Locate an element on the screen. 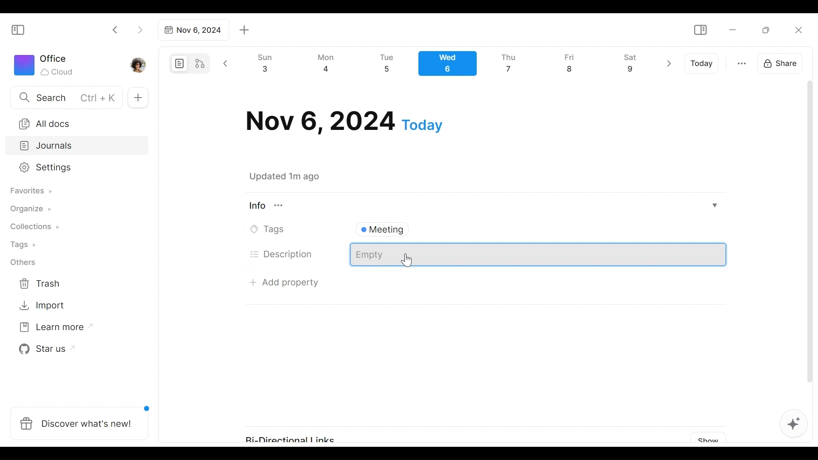  cursor is located at coordinates (408, 261).